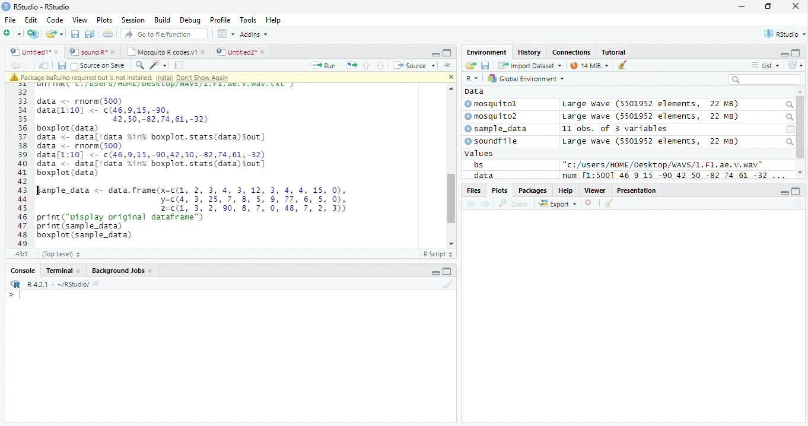  I want to click on Session, so click(133, 20).